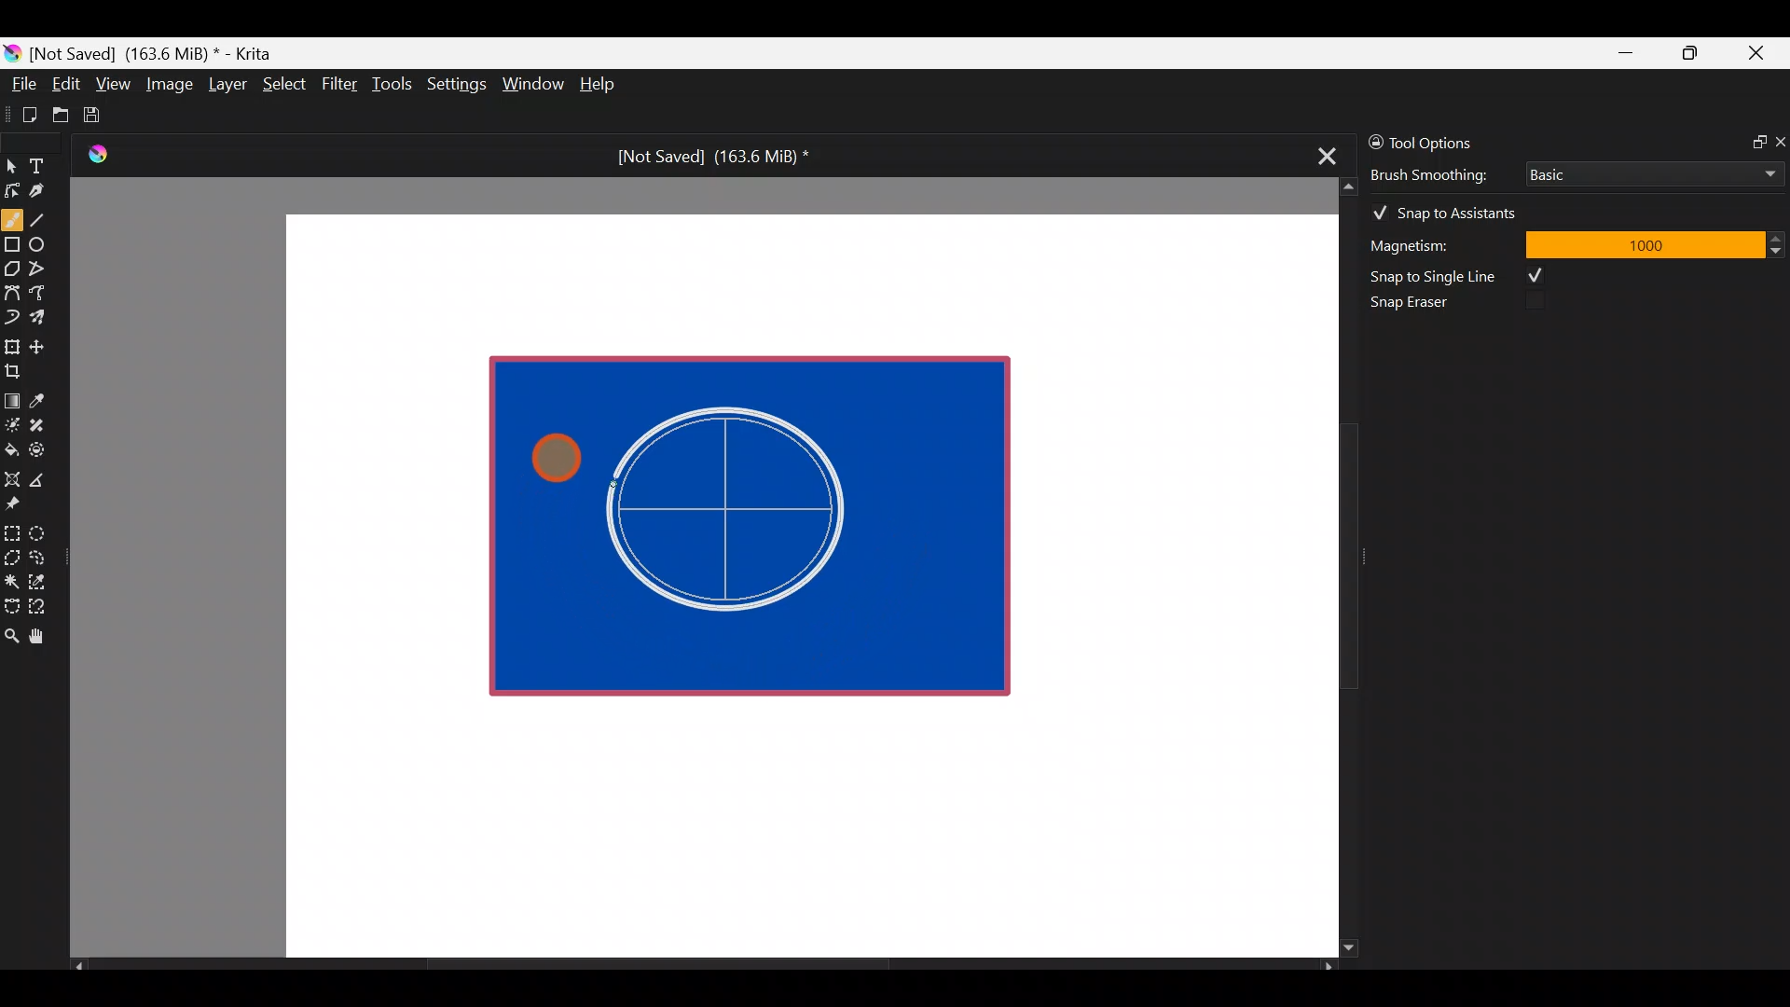 Image resolution: width=1790 pixels, height=1007 pixels. Describe the element at coordinates (1757, 57) in the screenshot. I see `Close` at that location.